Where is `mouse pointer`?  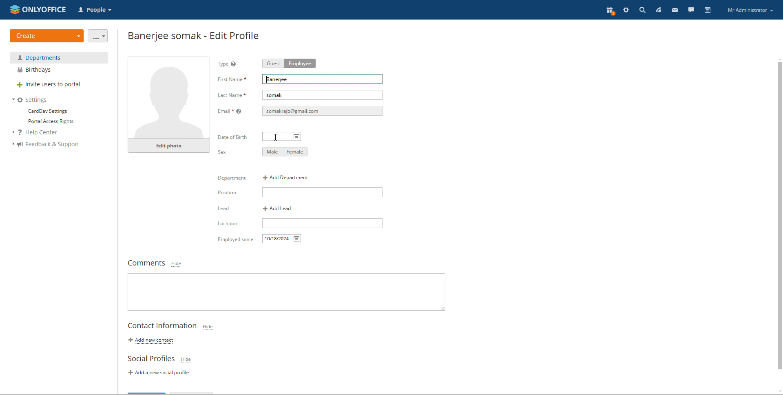 mouse pointer is located at coordinates (279, 137).